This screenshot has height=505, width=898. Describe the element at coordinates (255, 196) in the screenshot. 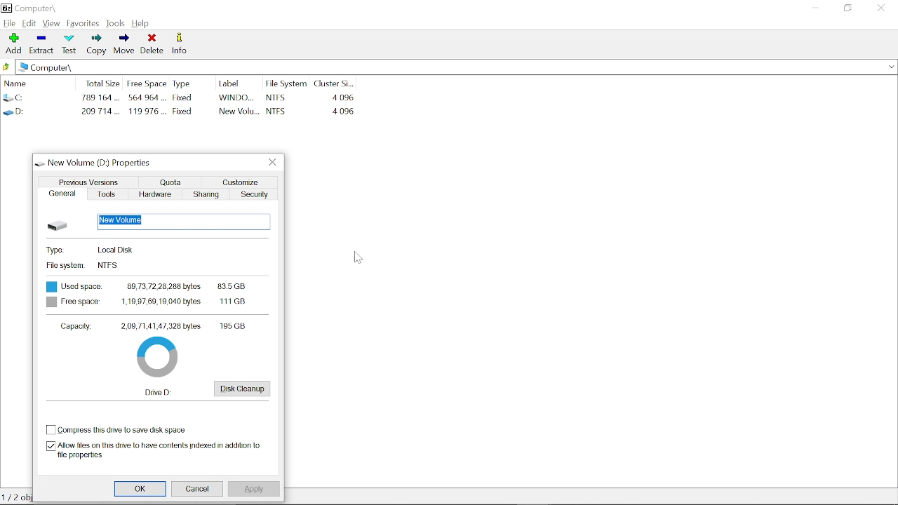

I see `security` at that location.